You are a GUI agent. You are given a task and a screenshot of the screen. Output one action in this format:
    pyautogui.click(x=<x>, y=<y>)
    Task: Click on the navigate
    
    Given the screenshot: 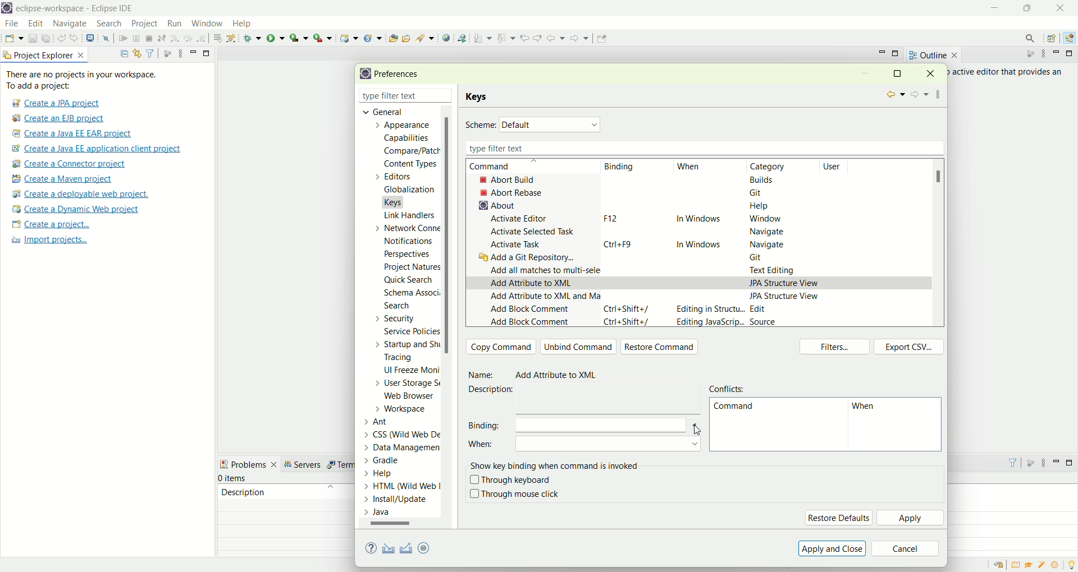 What is the action you would take?
    pyautogui.click(x=70, y=24)
    